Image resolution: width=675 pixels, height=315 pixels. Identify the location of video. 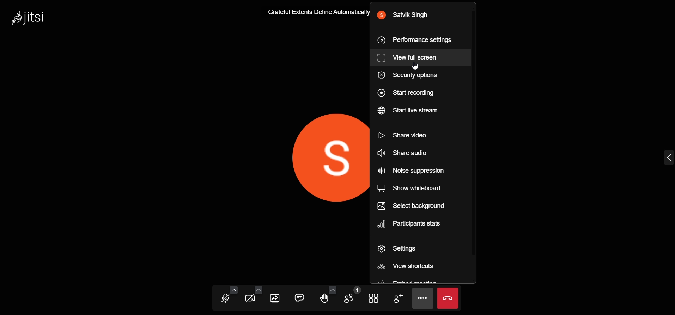
(250, 299).